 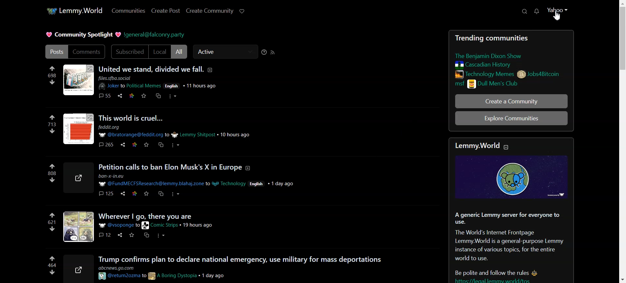 What do you see at coordinates (134, 149) in the screenshot?
I see `star` at bounding box center [134, 149].